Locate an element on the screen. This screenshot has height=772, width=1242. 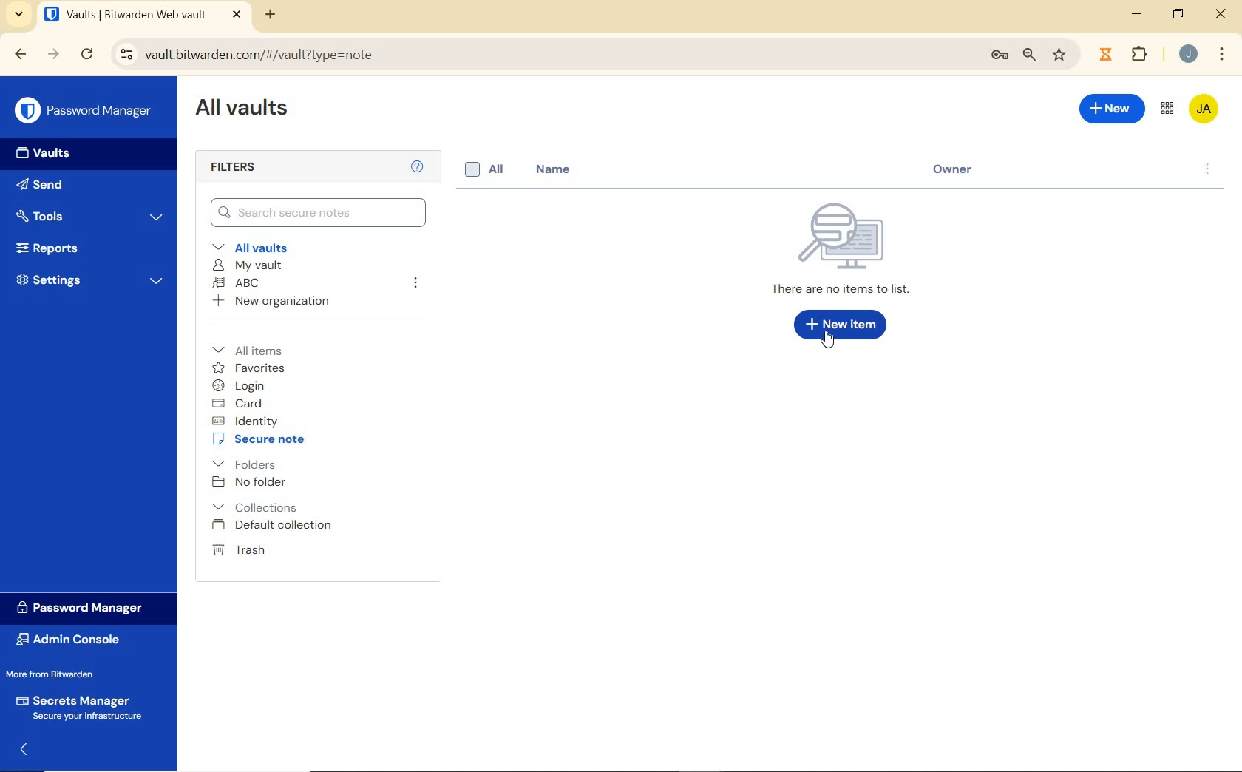
Trash is located at coordinates (238, 549).